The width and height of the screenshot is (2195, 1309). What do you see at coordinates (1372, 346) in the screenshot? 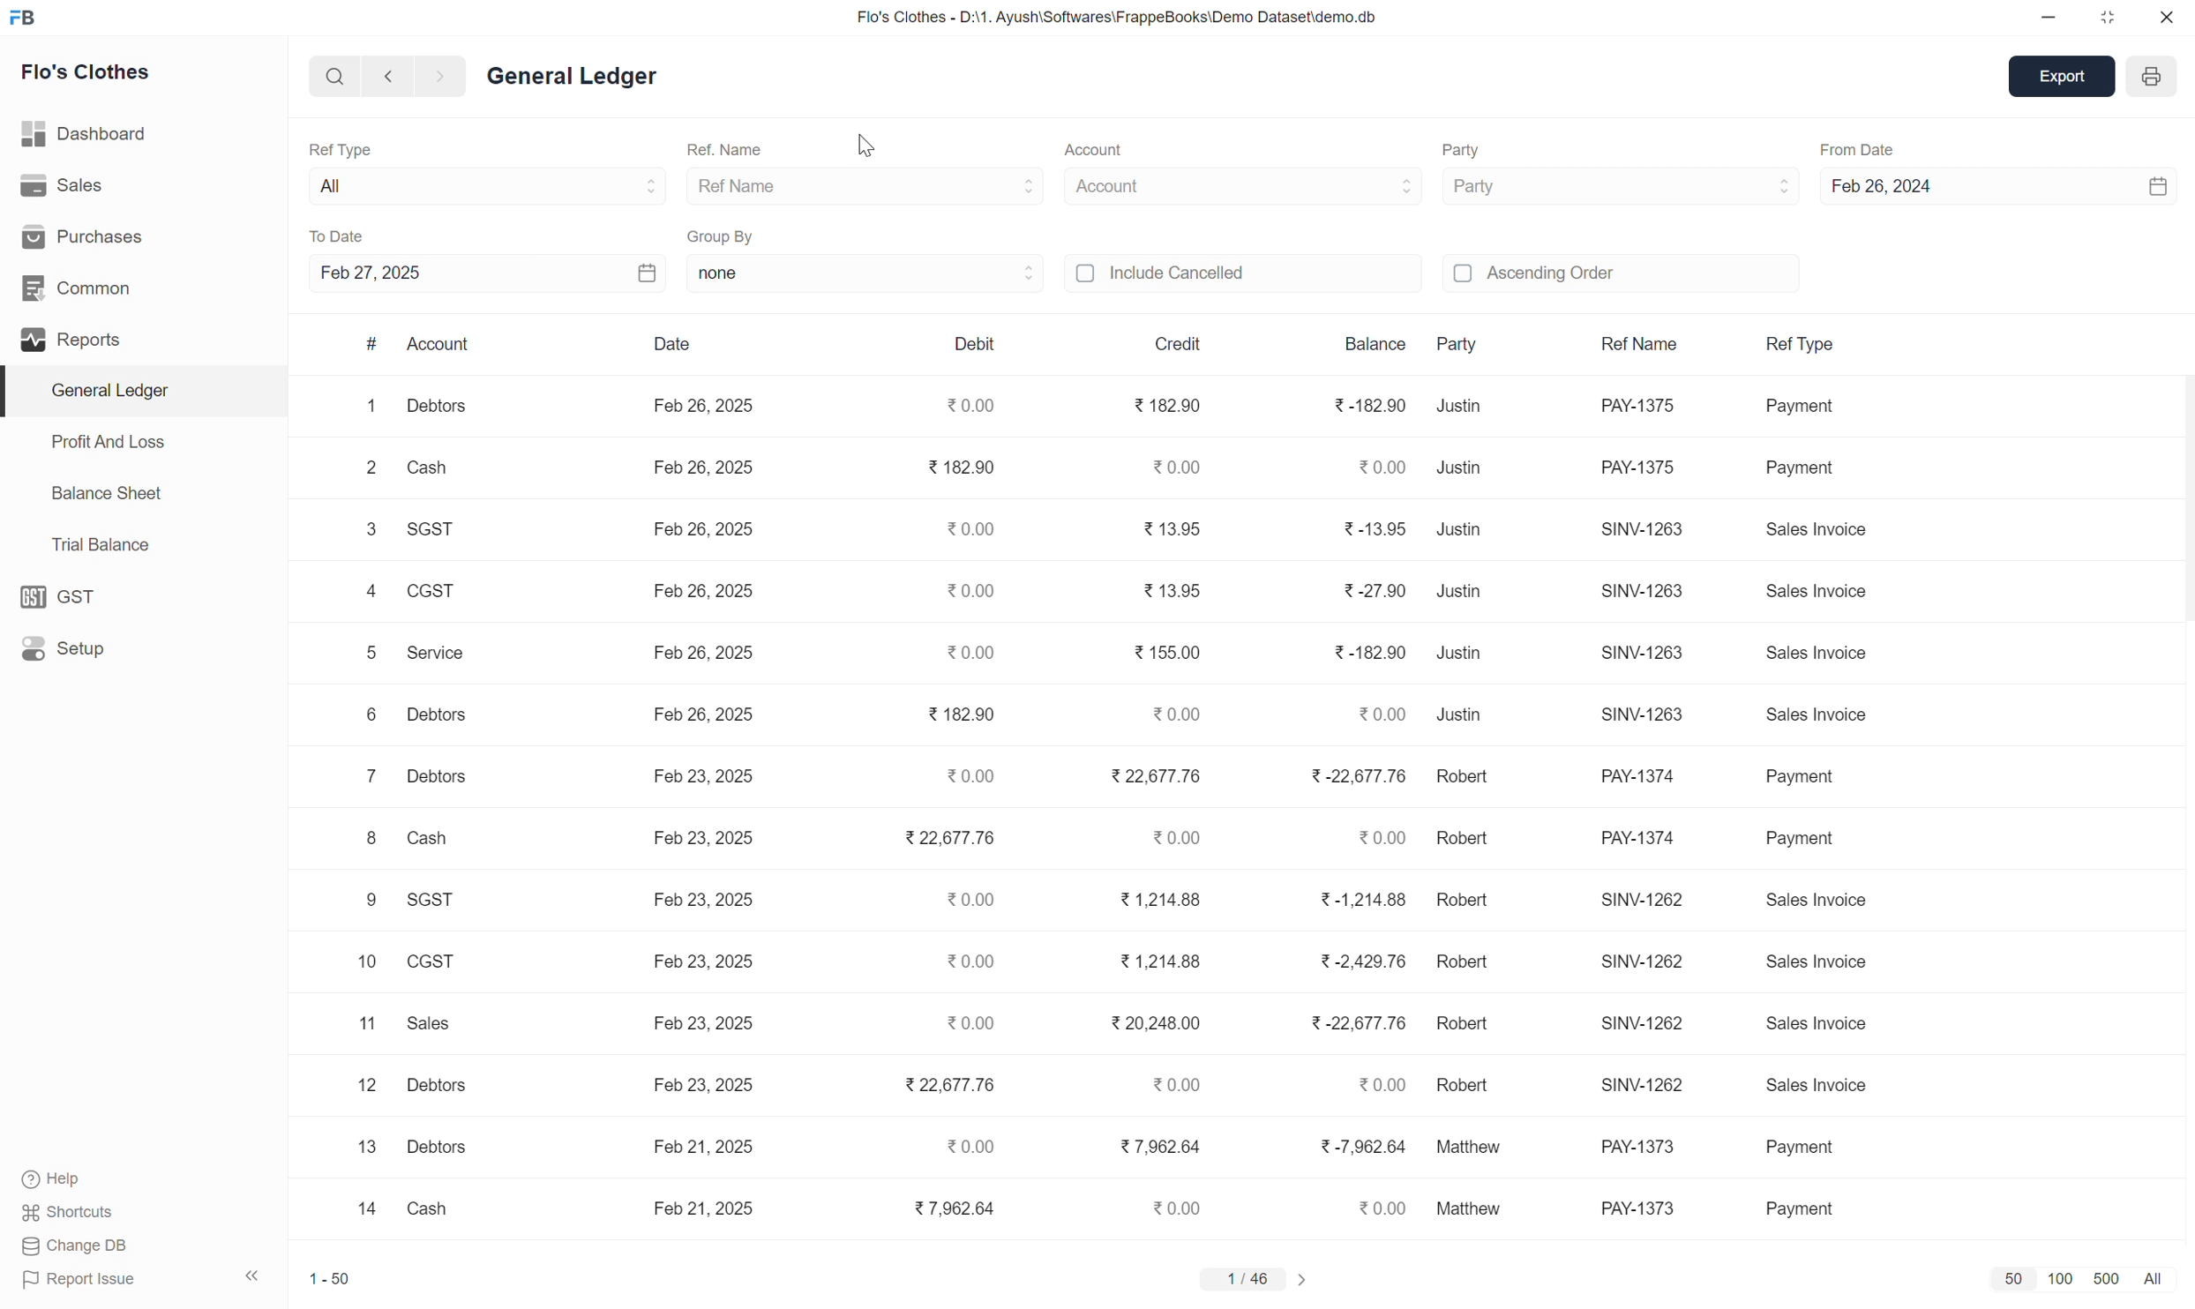
I see `balance` at bounding box center [1372, 346].